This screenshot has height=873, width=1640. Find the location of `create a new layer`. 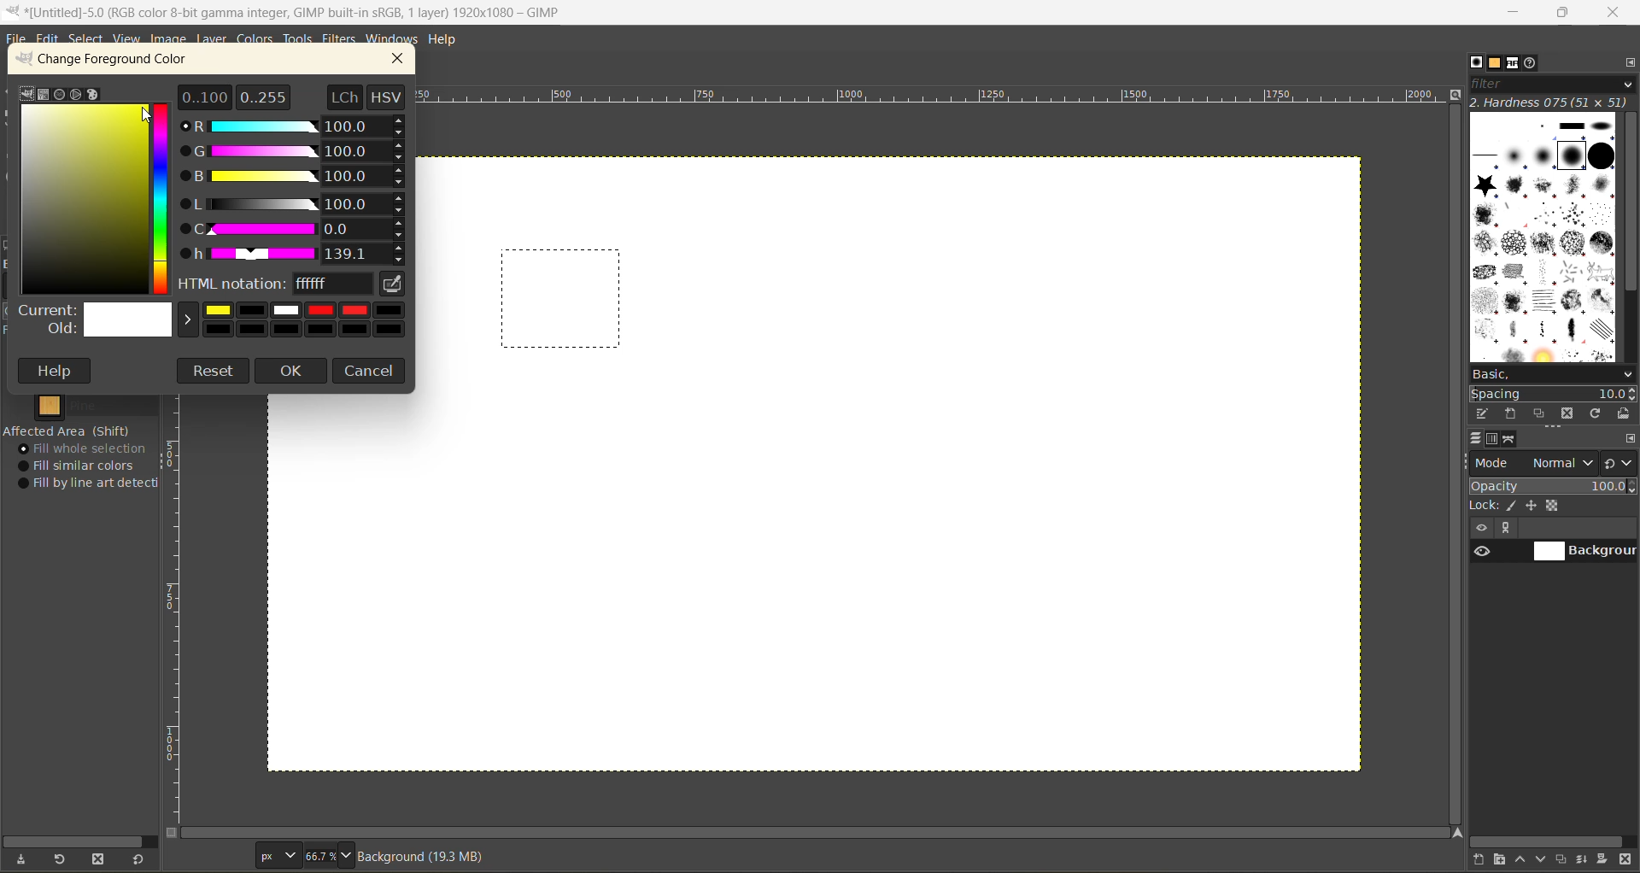

create a new layer is located at coordinates (1480, 860).